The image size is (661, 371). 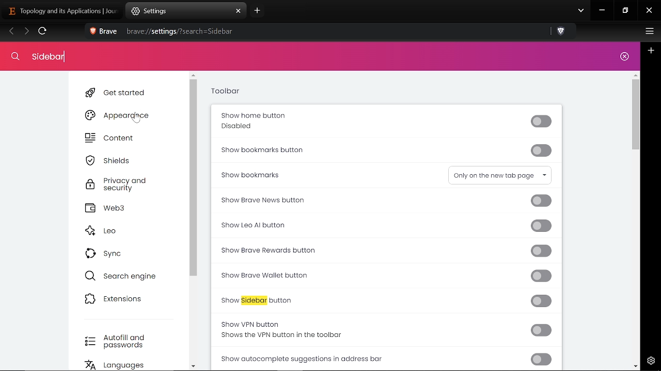 What do you see at coordinates (387, 358) in the screenshot?
I see `Show autocomplete suggestions in address bar` at bounding box center [387, 358].